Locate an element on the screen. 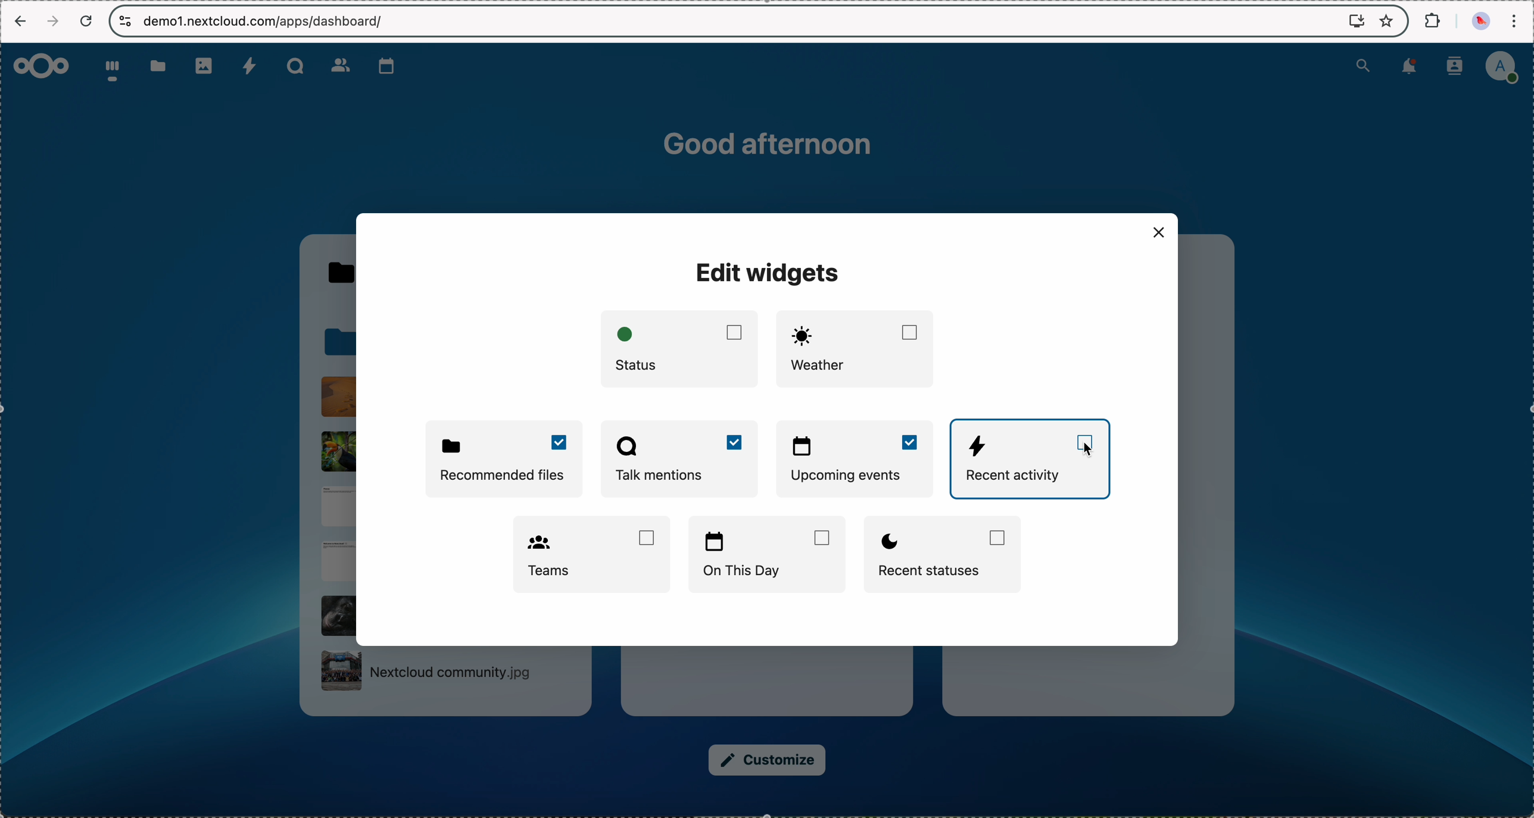 Image resolution: width=1534 pixels, height=818 pixels. folder is located at coordinates (343, 341).